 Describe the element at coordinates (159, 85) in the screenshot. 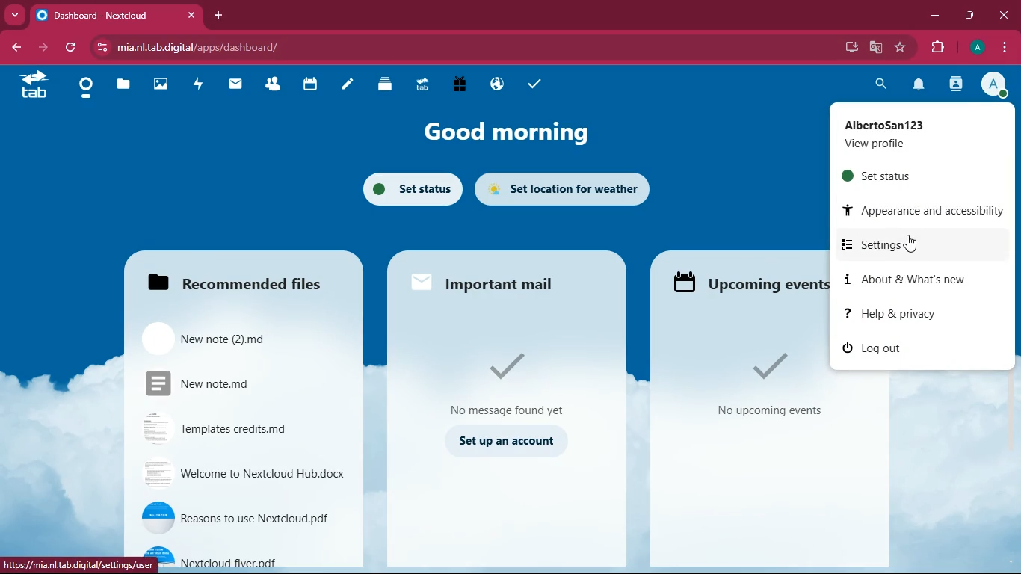

I see `images` at that location.